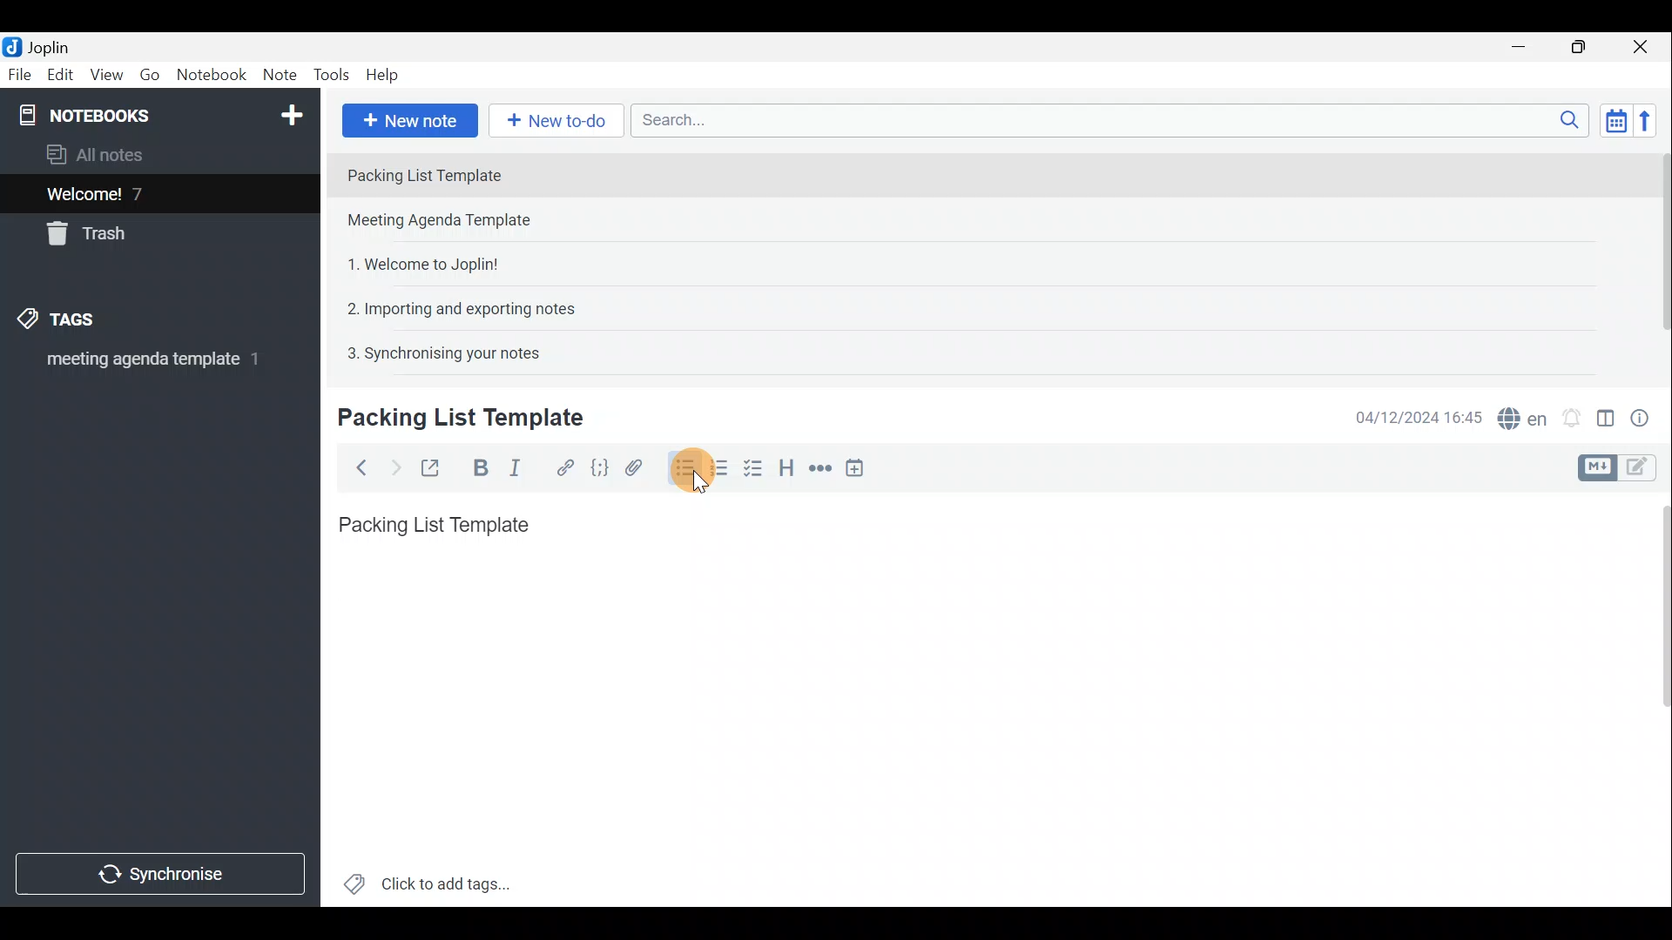 Image resolution: width=1672 pixels, height=940 pixels. What do you see at coordinates (522, 467) in the screenshot?
I see `Italic` at bounding box center [522, 467].